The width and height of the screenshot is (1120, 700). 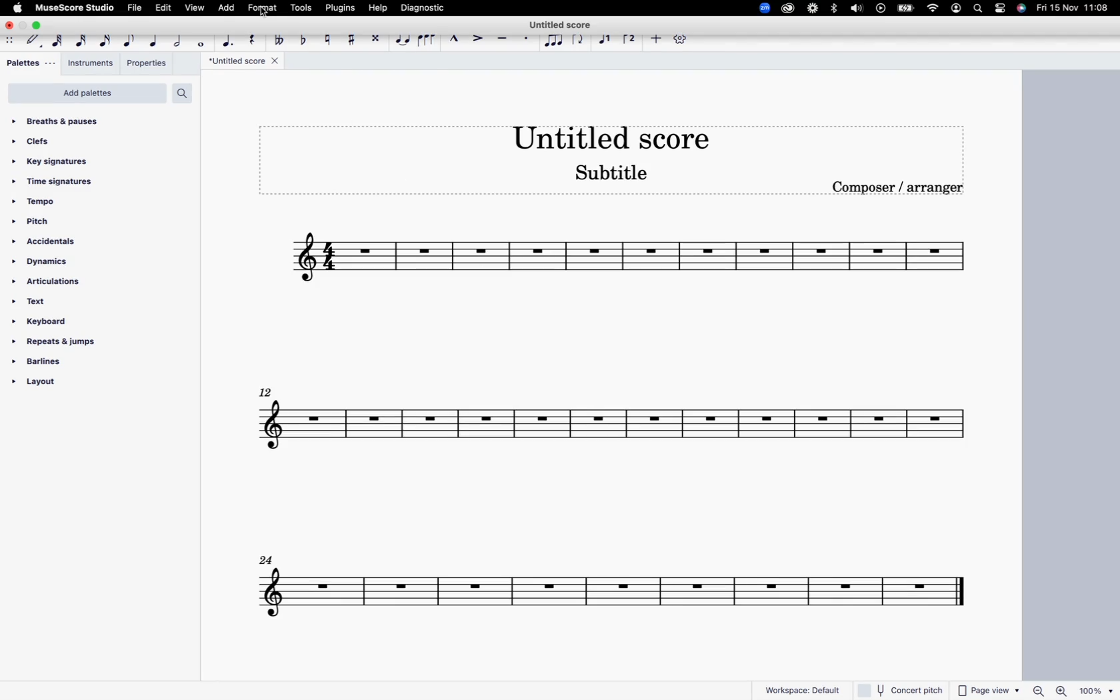 What do you see at coordinates (327, 37) in the screenshot?
I see `toggle natural` at bounding box center [327, 37].